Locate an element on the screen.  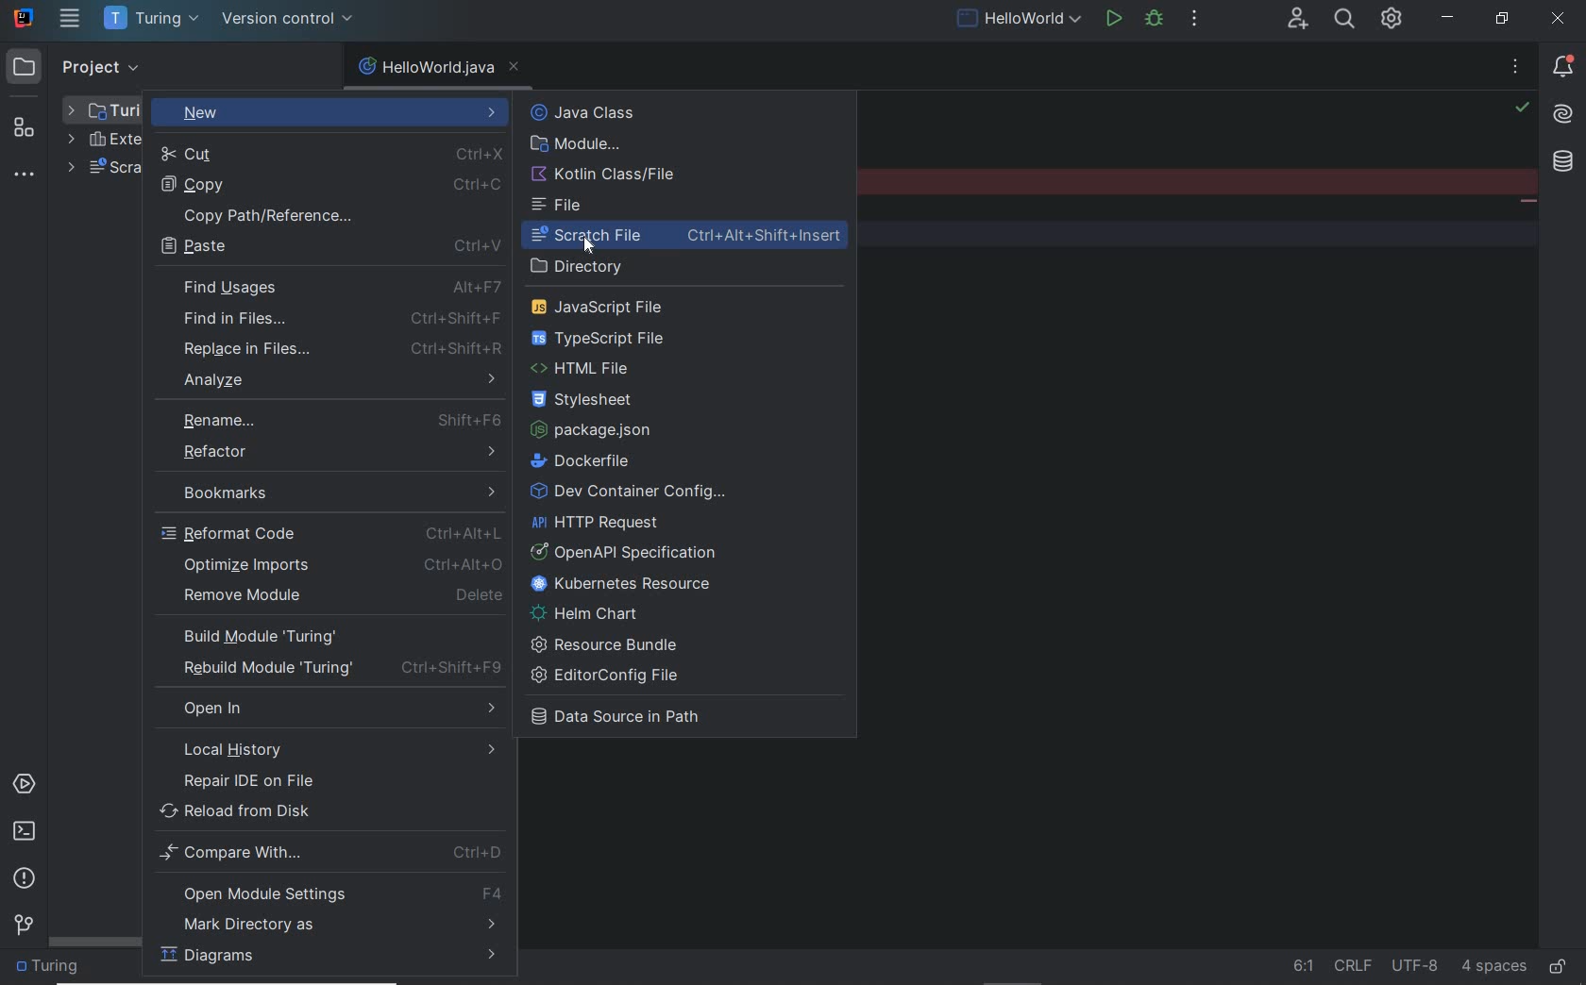
run or debug configurations is located at coordinates (1021, 21).